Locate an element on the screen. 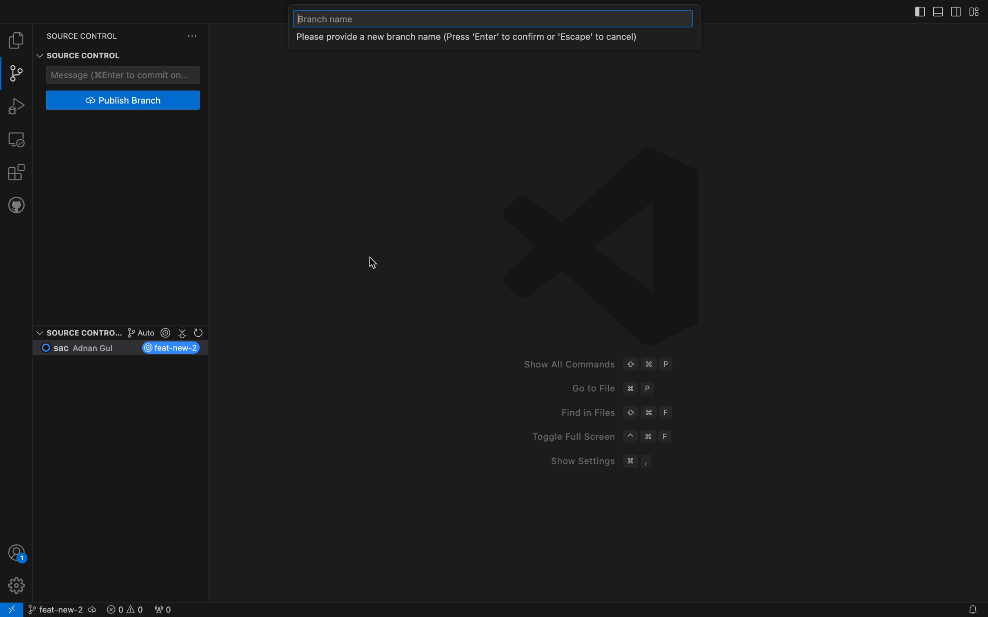 The height and width of the screenshot is (617, 988). current branch  is located at coordinates (122, 348).